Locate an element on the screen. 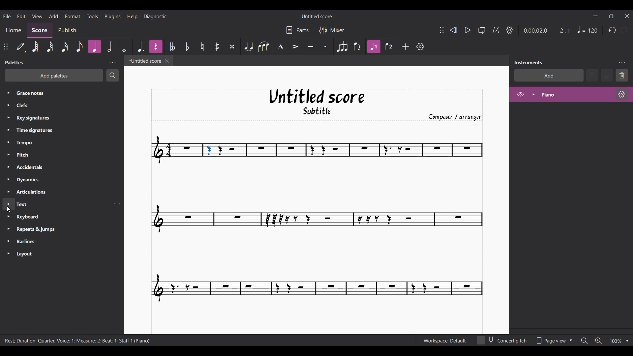  Edit menu is located at coordinates (21, 16).